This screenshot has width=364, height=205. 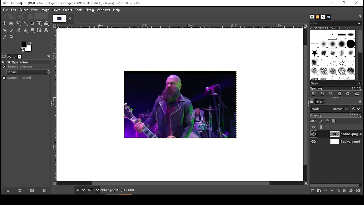 What do you see at coordinates (322, 101) in the screenshot?
I see `paths` at bounding box center [322, 101].